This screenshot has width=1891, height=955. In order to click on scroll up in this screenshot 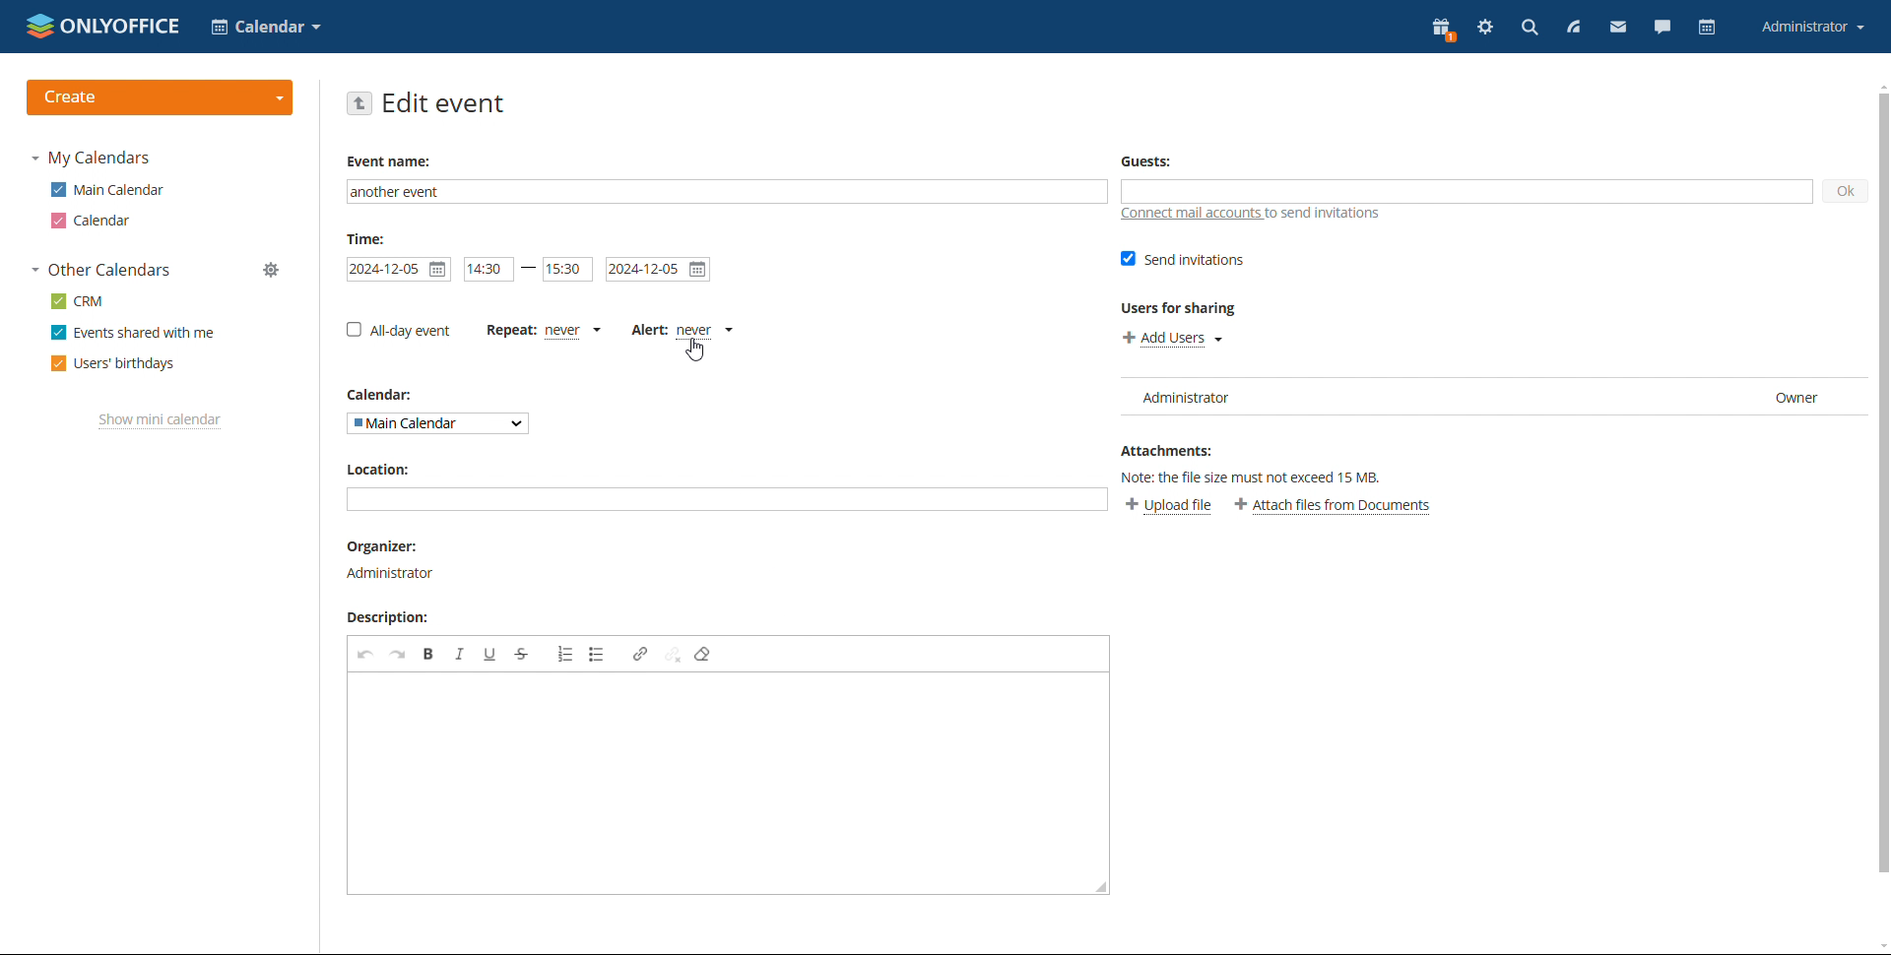, I will do `click(1879, 85)`.